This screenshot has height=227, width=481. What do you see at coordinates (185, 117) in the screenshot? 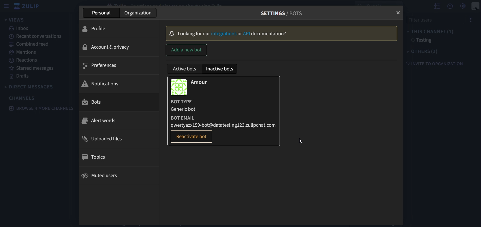
I see `BOT EMAIL` at bounding box center [185, 117].